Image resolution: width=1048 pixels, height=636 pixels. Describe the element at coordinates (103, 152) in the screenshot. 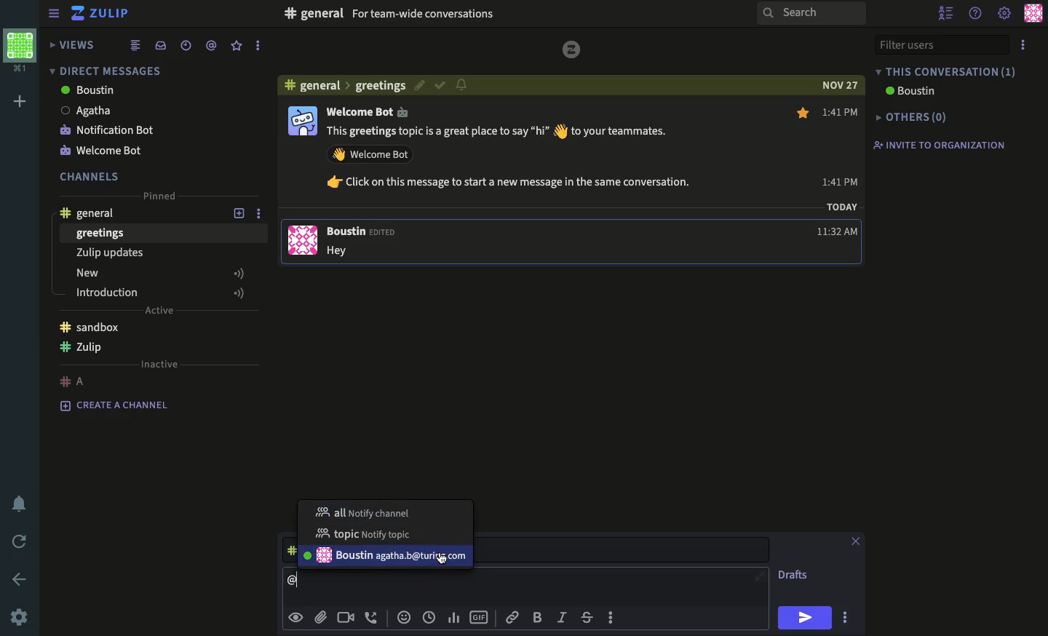

I see `welcome bot` at that location.